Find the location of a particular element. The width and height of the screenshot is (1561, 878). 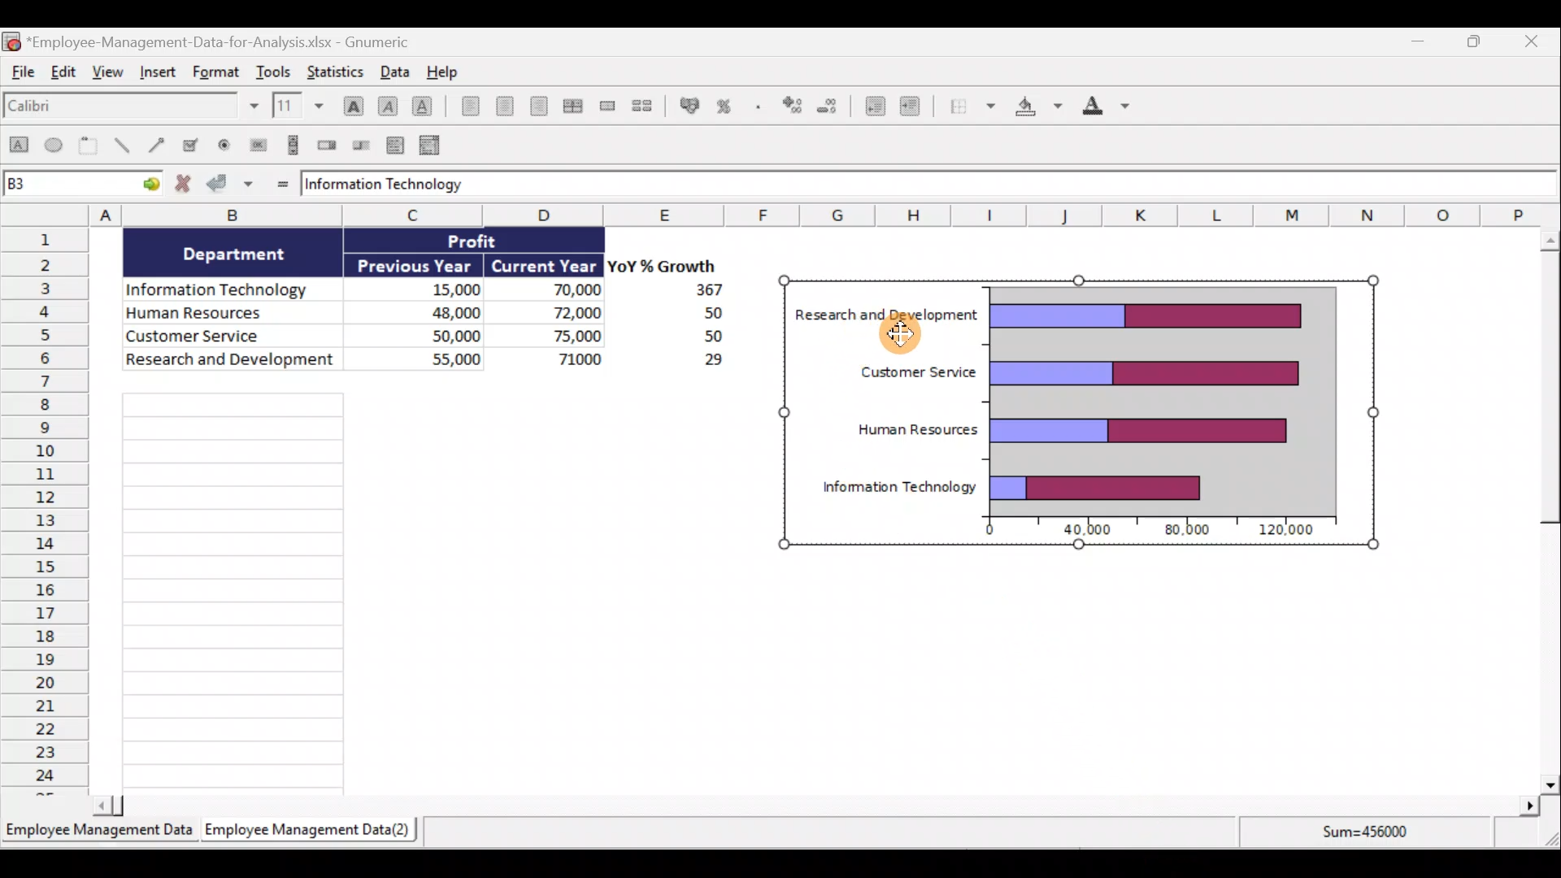

Decrease indent, align contents to the left is located at coordinates (873, 108).